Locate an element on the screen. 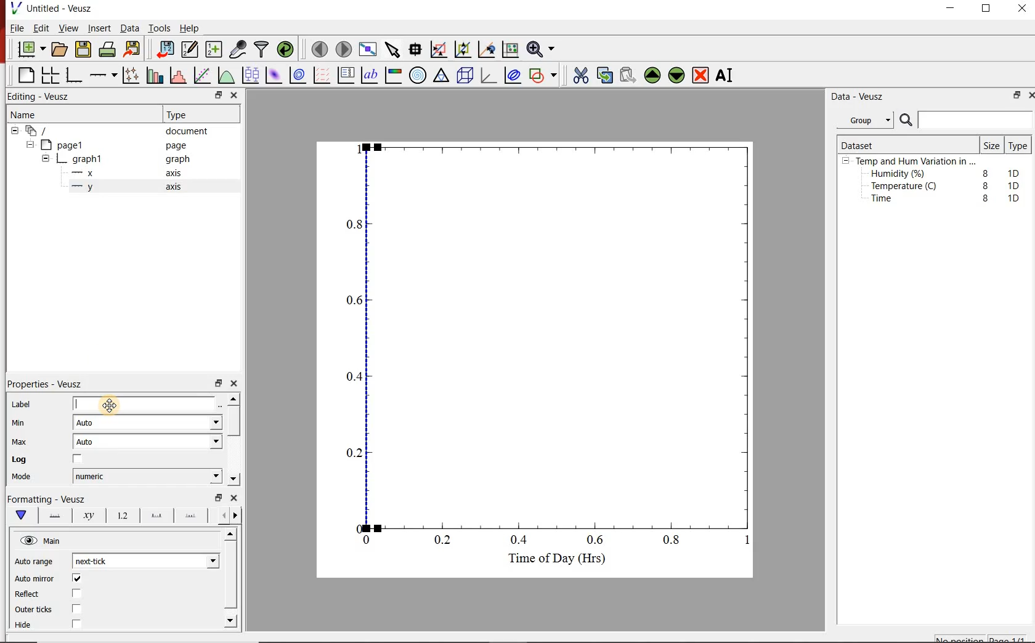 This screenshot has width=1035, height=643. 8 is located at coordinates (983, 171).